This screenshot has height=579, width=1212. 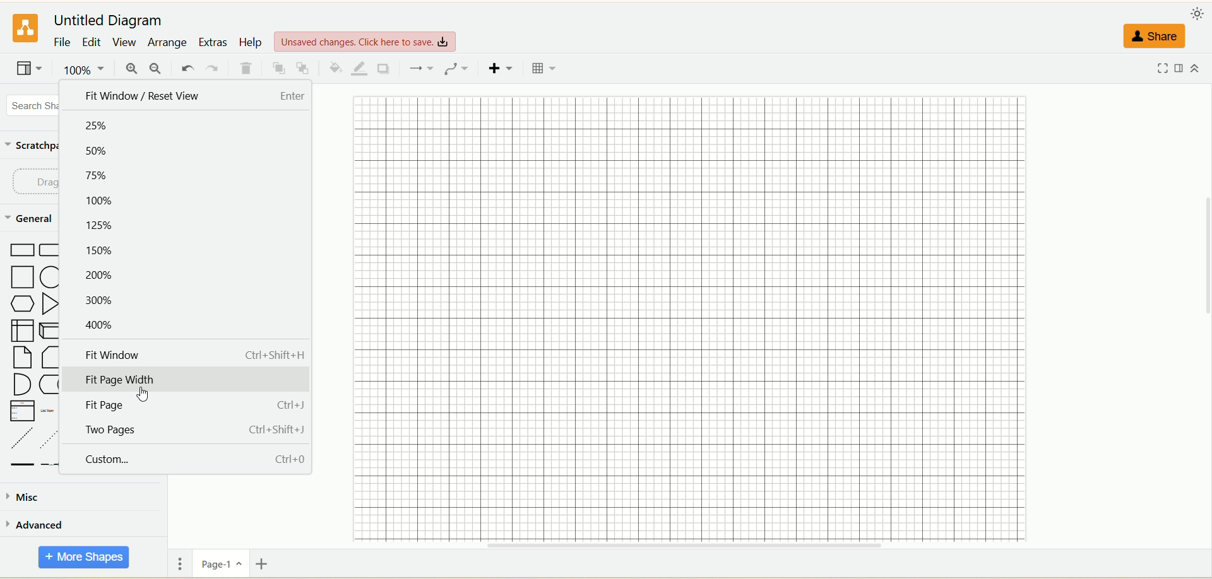 What do you see at coordinates (502, 68) in the screenshot?
I see `insert` at bounding box center [502, 68].